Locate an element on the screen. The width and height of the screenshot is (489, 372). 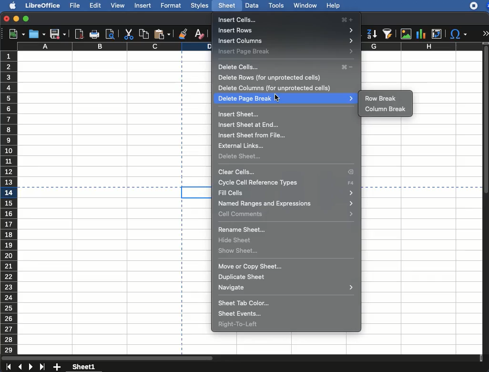
insert sheet at end is located at coordinates (249, 124).